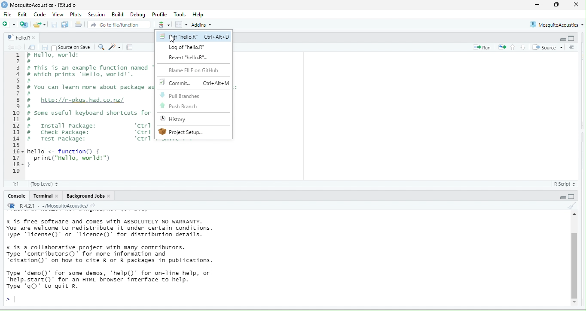 The height and width of the screenshot is (311, 586). I want to click on go forward to the next source location, so click(21, 47).